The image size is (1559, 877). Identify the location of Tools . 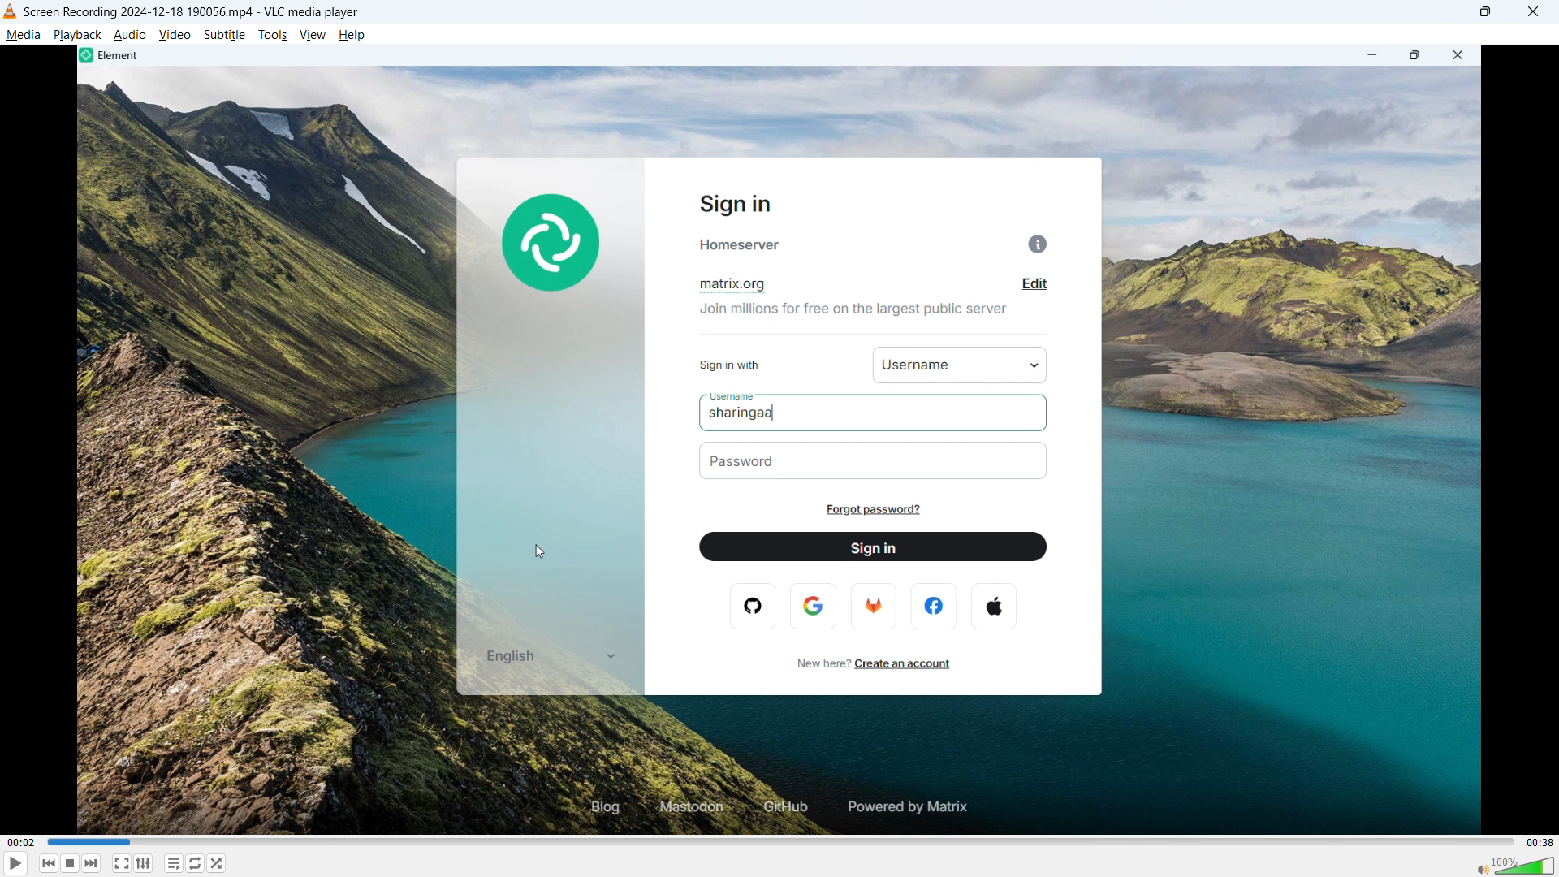
(272, 35).